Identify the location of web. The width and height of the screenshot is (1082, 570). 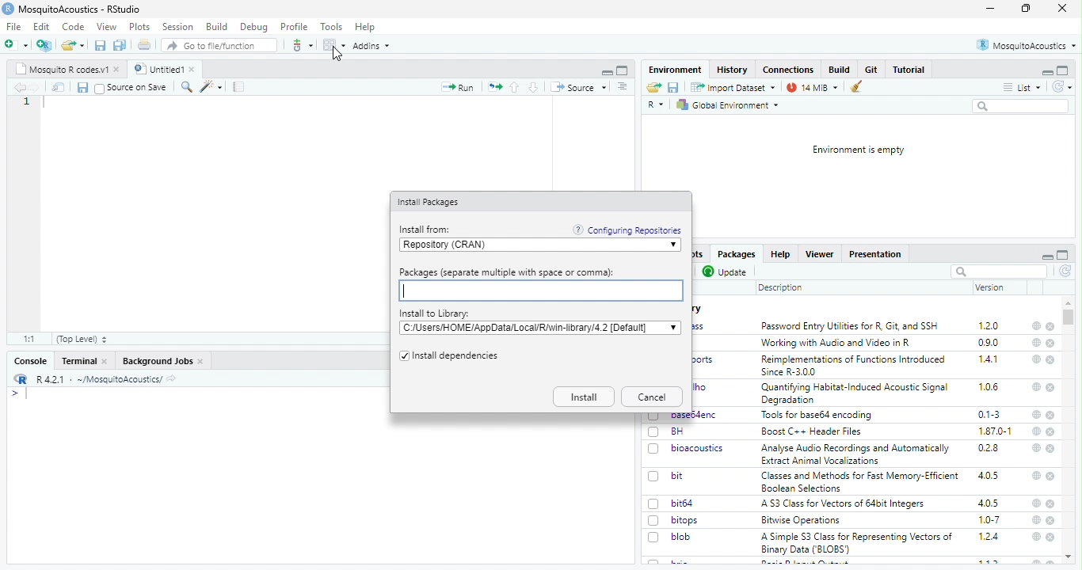
(1037, 326).